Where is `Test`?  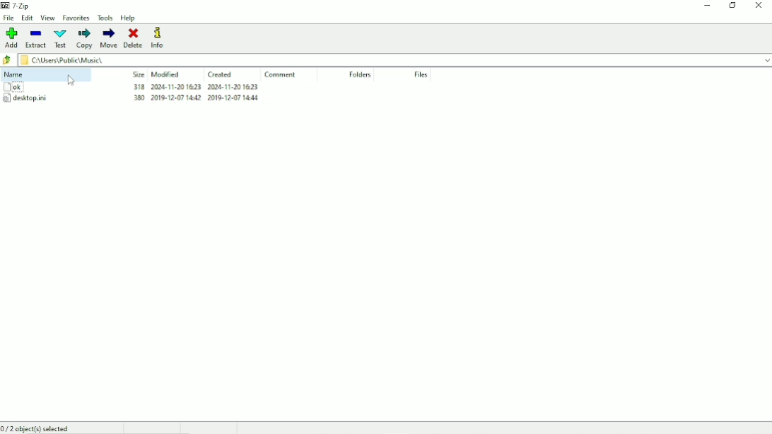 Test is located at coordinates (61, 38).